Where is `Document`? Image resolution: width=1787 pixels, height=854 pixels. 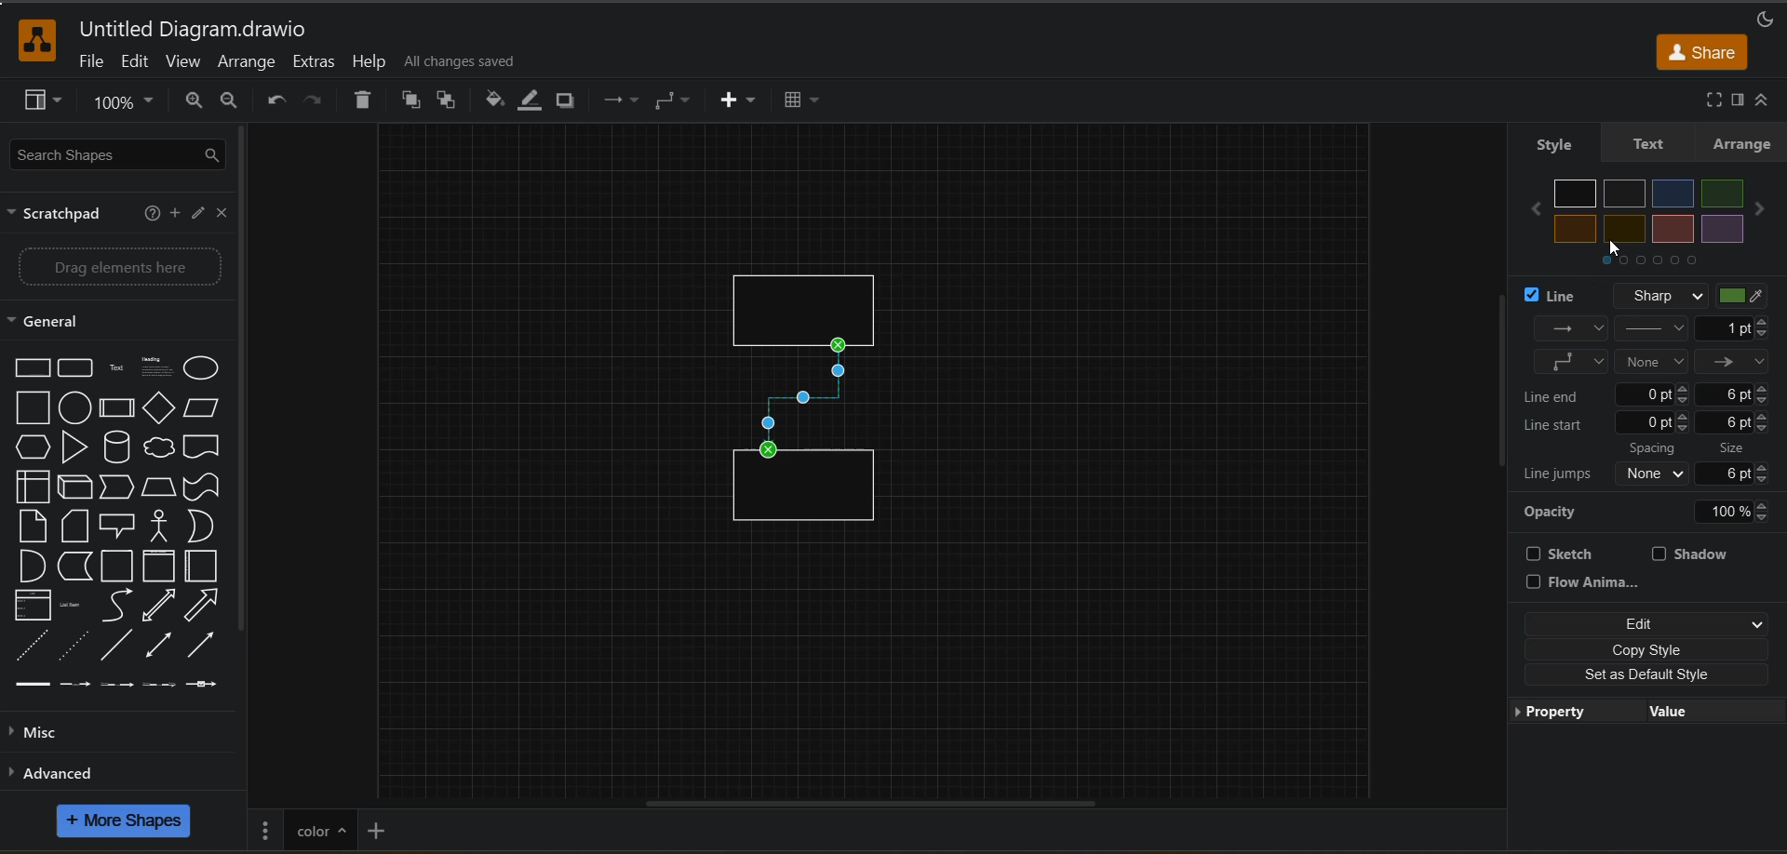 Document is located at coordinates (204, 446).